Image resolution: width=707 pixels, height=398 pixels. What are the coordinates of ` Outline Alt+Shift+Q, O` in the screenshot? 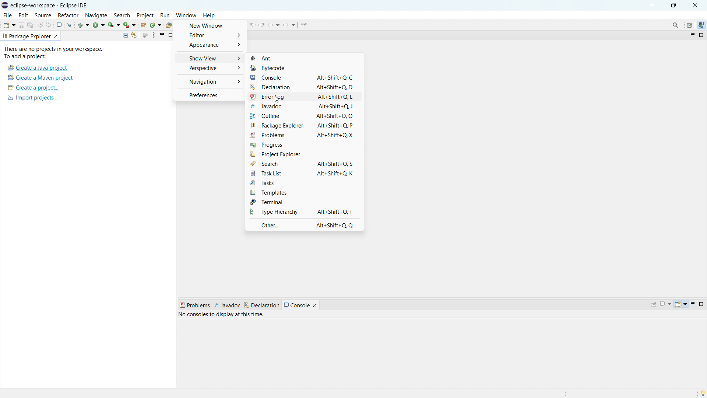 It's located at (302, 115).